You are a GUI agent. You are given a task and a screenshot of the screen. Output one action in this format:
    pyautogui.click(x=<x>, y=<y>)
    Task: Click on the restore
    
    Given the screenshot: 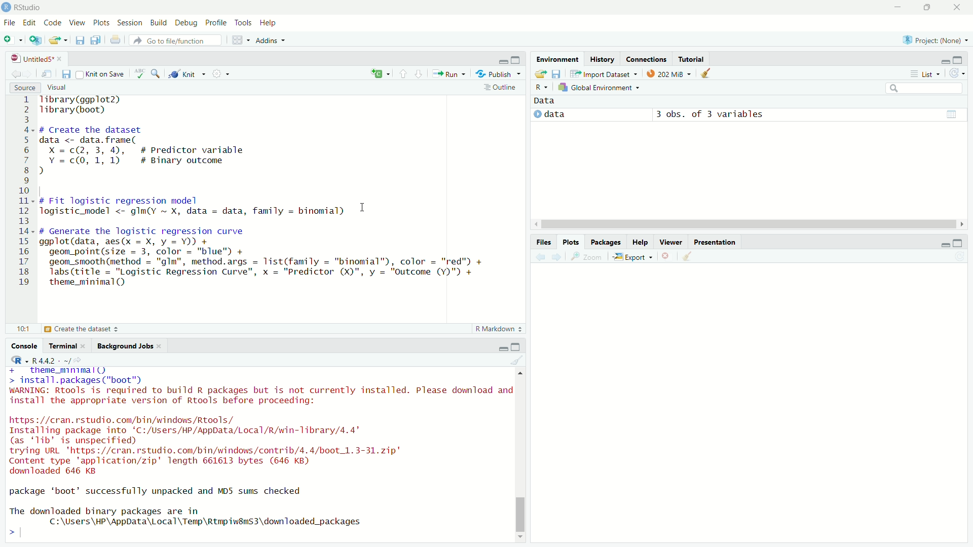 What is the action you would take?
    pyautogui.click(x=928, y=7)
    